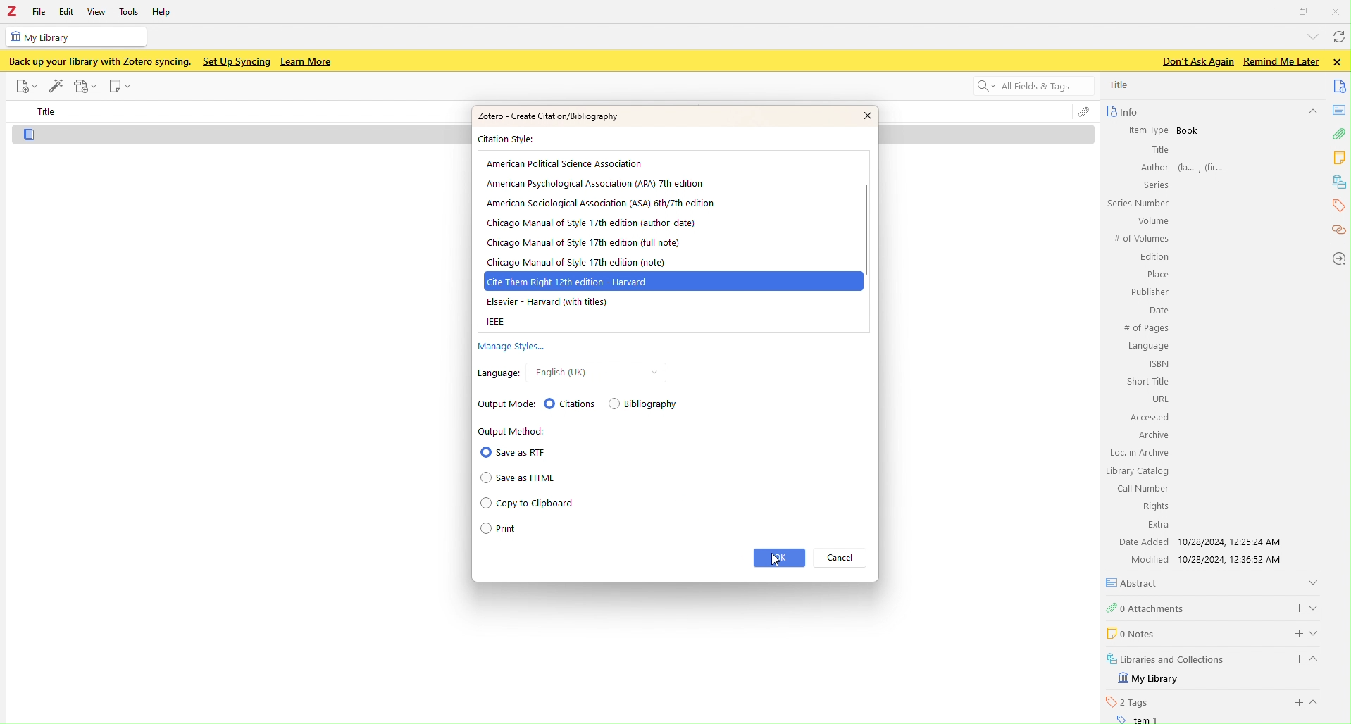 The width and height of the screenshot is (1351, 724). What do you see at coordinates (1025, 87) in the screenshot?
I see `All fields and tags` at bounding box center [1025, 87].